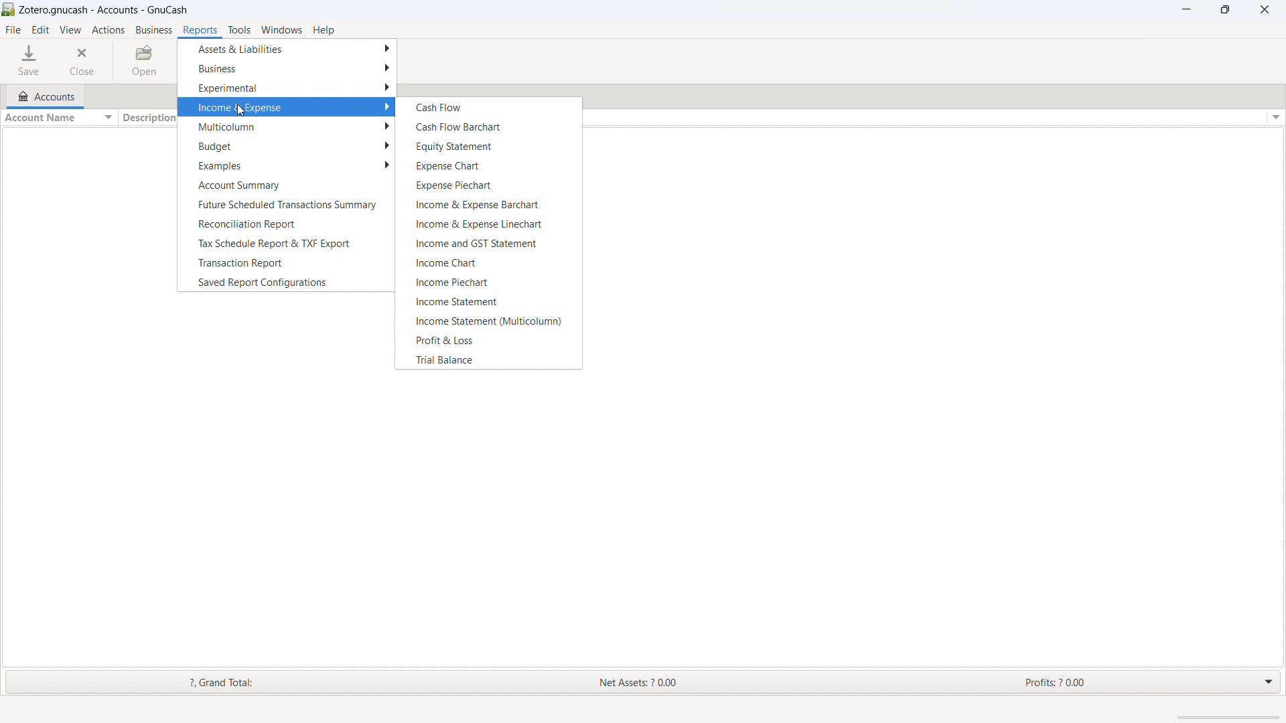 This screenshot has height=723, width=1286. I want to click on save report configurations, so click(285, 281).